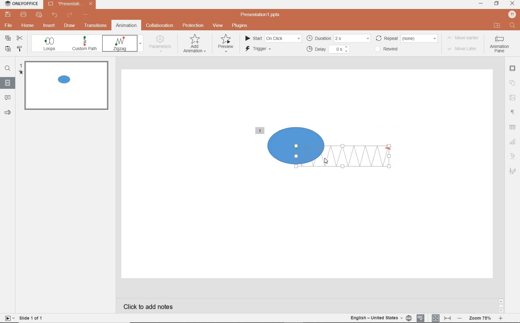 This screenshot has height=323, width=520. What do you see at coordinates (513, 26) in the screenshot?
I see `FIND` at bounding box center [513, 26].